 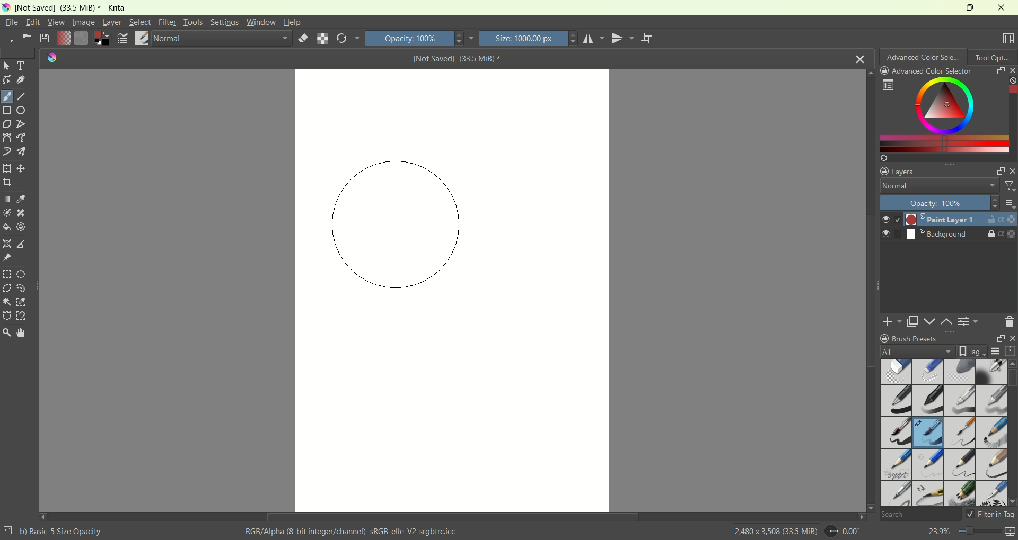 What do you see at coordinates (142, 39) in the screenshot?
I see `brush` at bounding box center [142, 39].